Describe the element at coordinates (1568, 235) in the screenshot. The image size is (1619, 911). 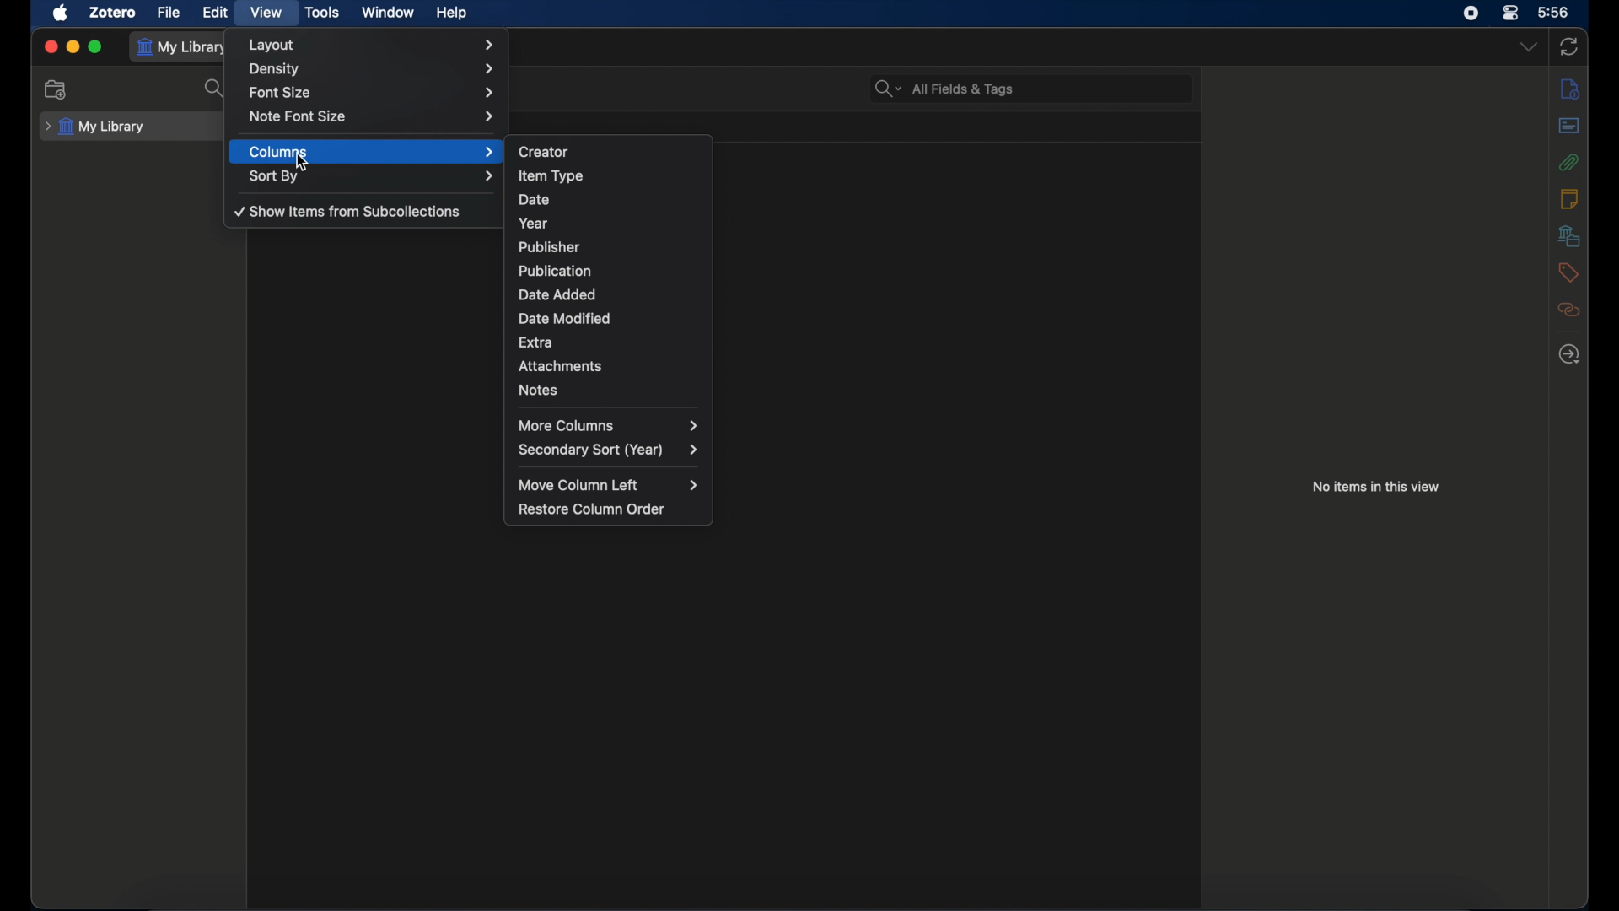
I see `libraries` at that location.